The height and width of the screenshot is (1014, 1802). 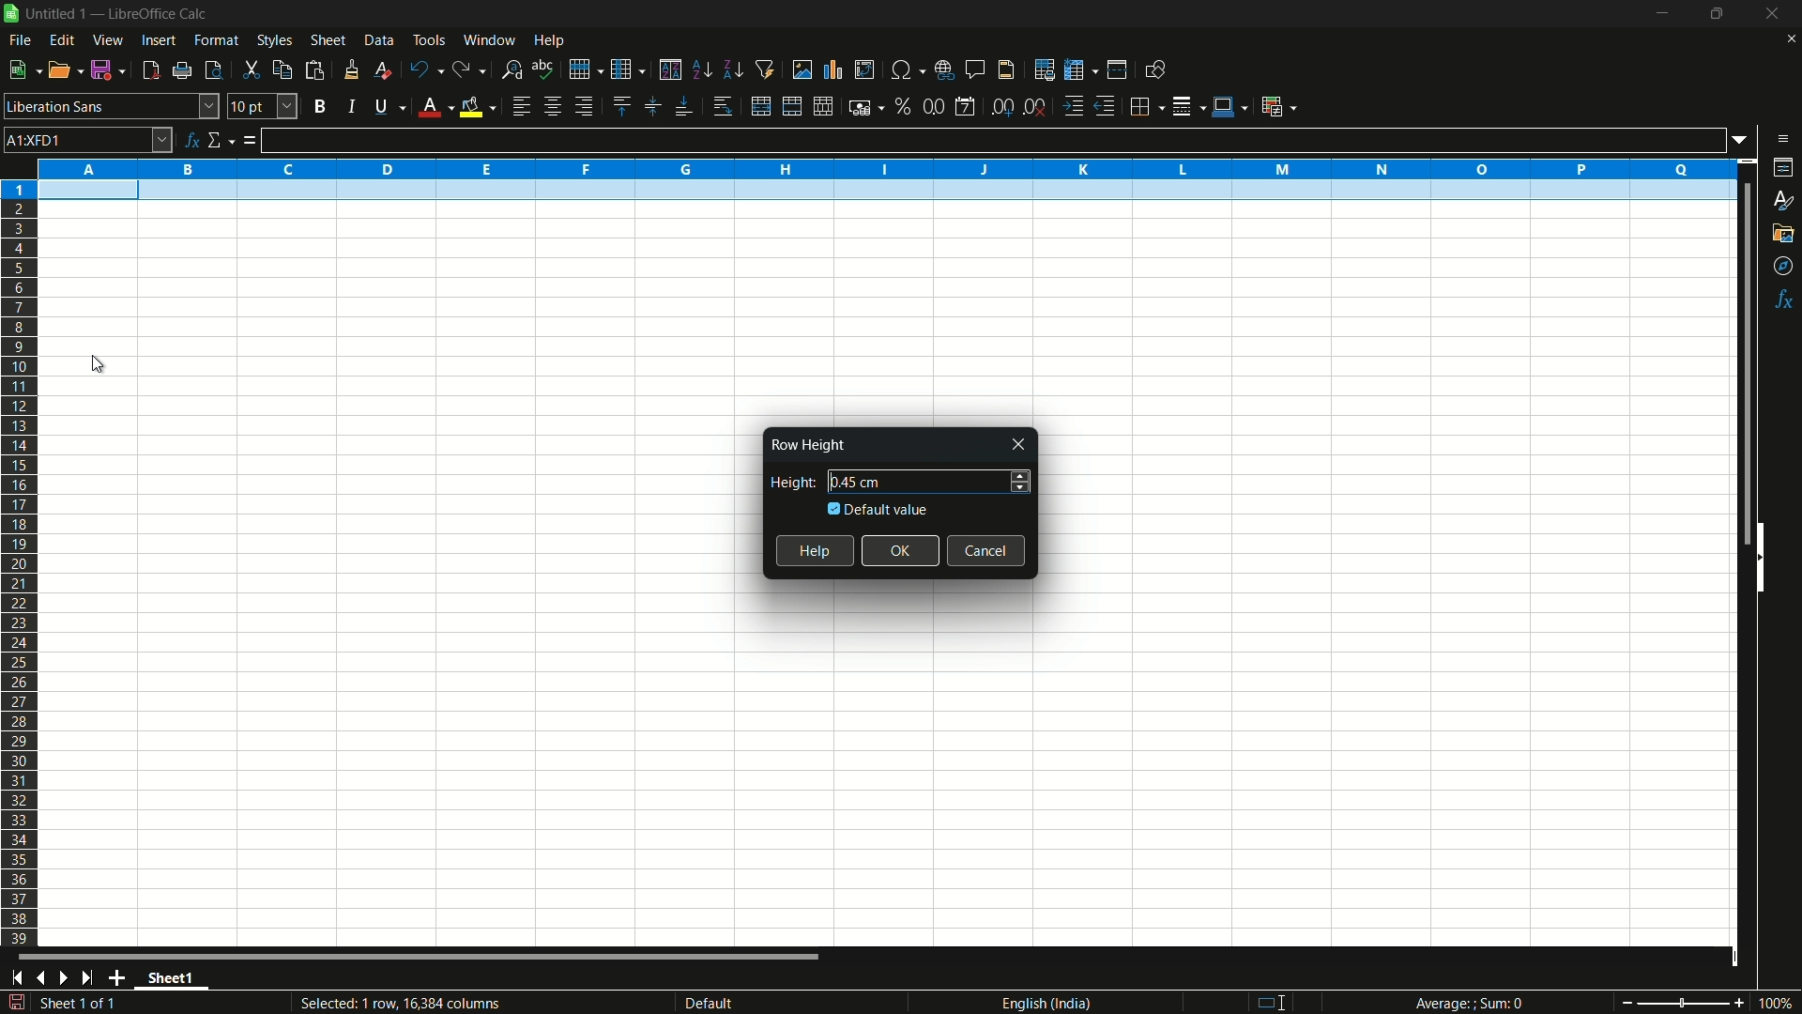 What do you see at coordinates (879, 509) in the screenshot?
I see `default value` at bounding box center [879, 509].